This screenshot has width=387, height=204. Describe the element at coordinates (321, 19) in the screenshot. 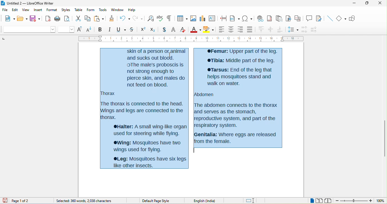

I see `show track` at that location.